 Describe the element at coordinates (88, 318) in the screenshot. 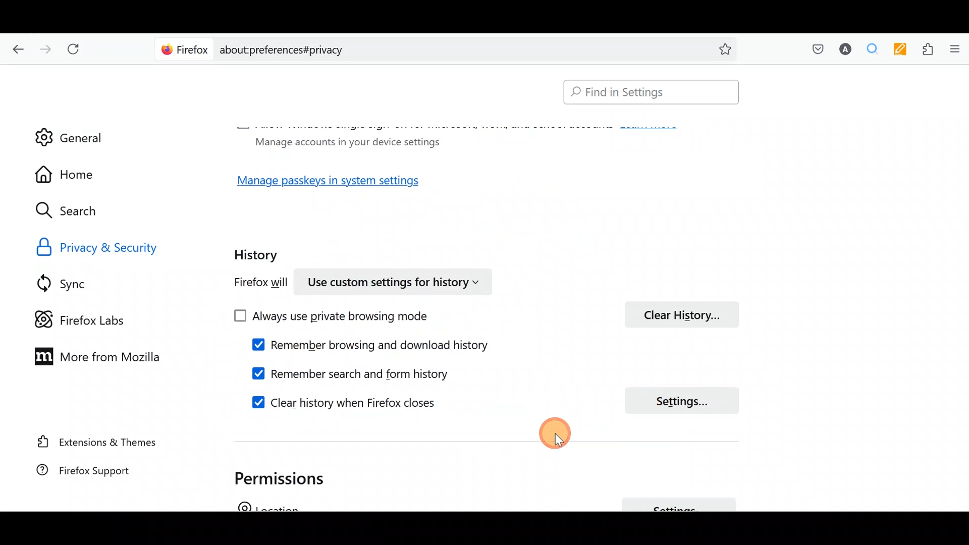

I see `Firefox labs` at that location.